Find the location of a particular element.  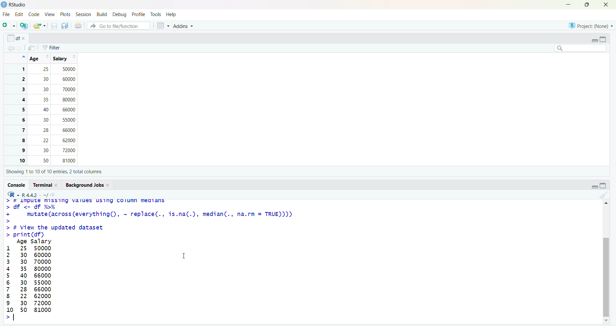

text cursor is located at coordinates (15, 318).